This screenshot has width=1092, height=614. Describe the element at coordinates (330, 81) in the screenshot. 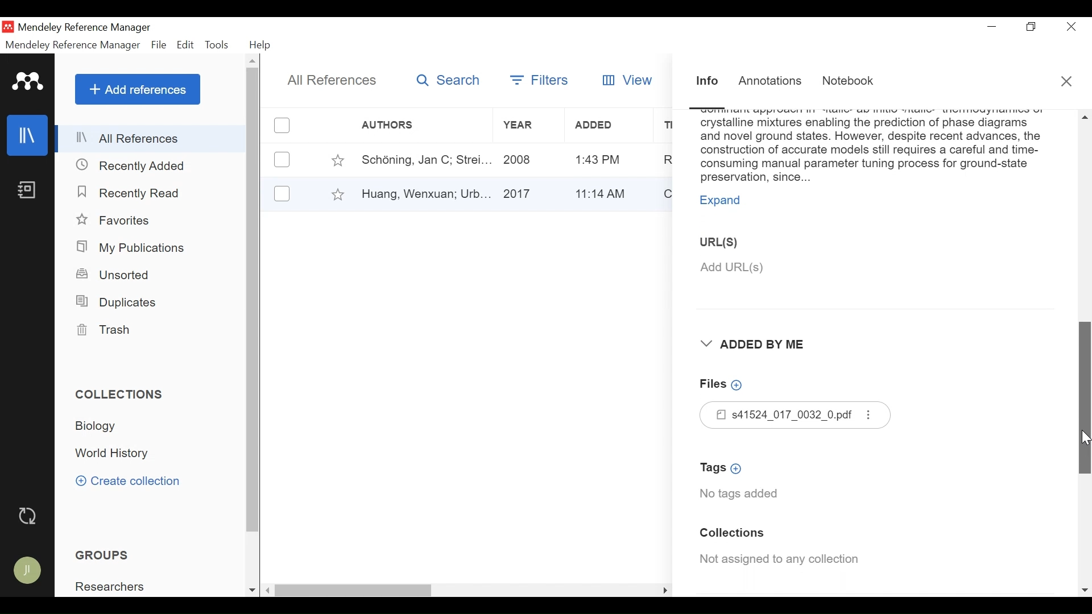

I see `All References` at that location.